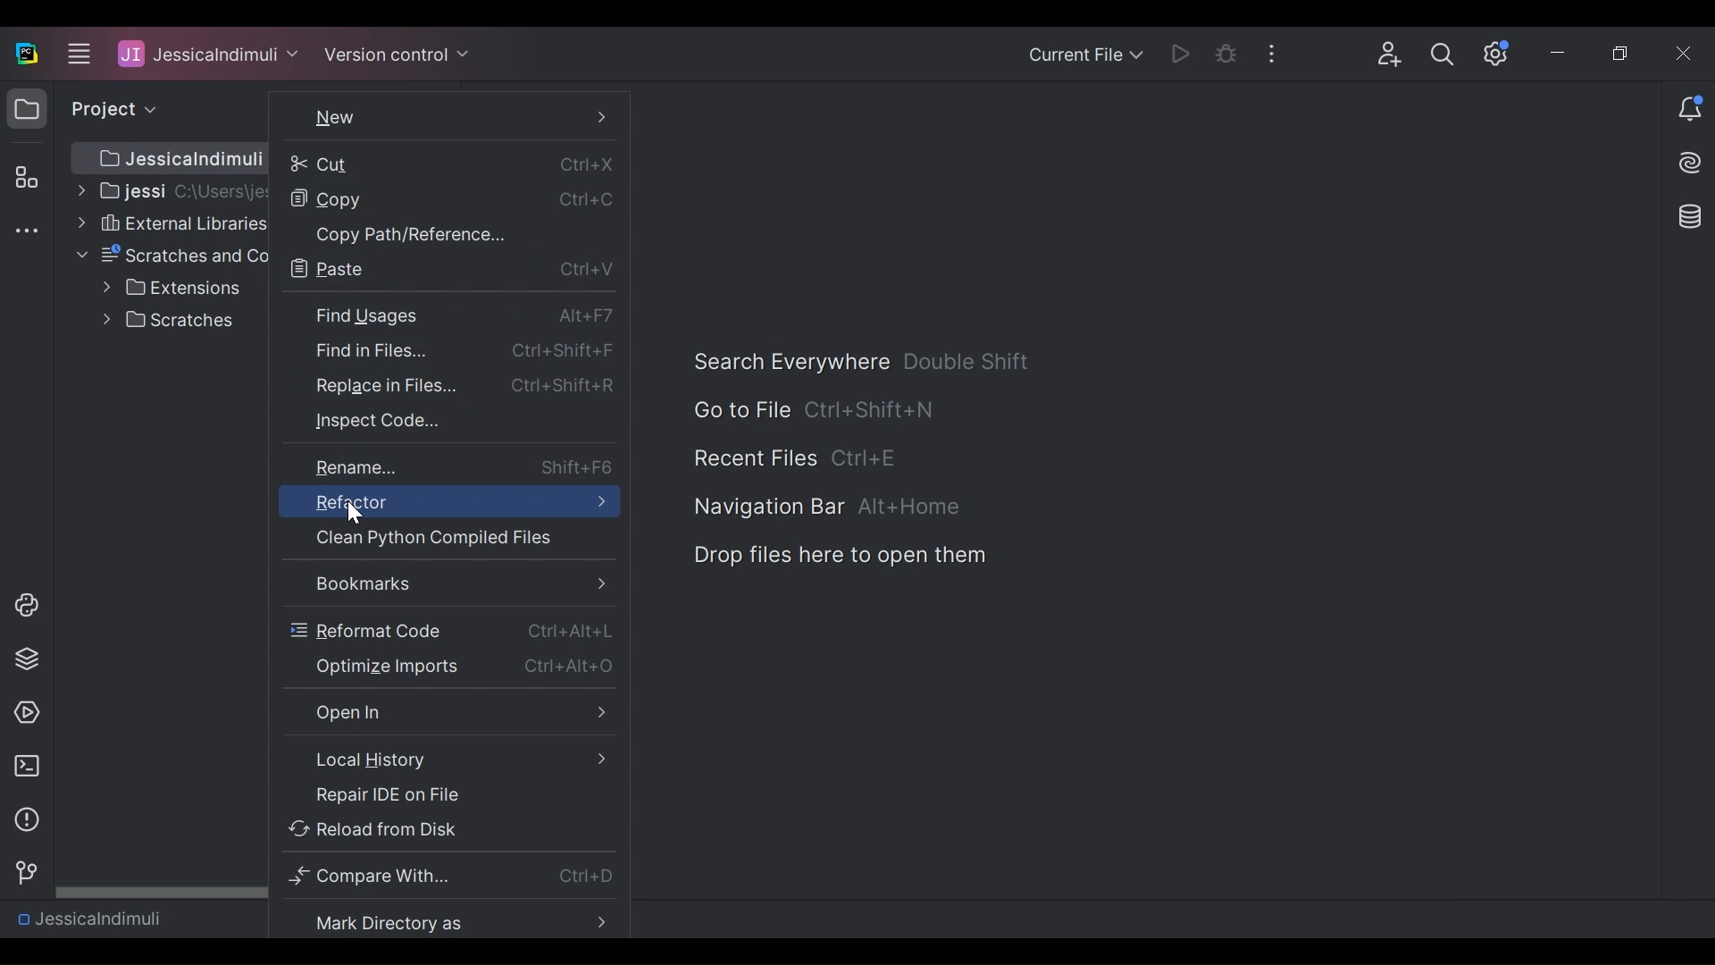  What do you see at coordinates (425, 538) in the screenshot?
I see `Clean Files Compiled` at bounding box center [425, 538].